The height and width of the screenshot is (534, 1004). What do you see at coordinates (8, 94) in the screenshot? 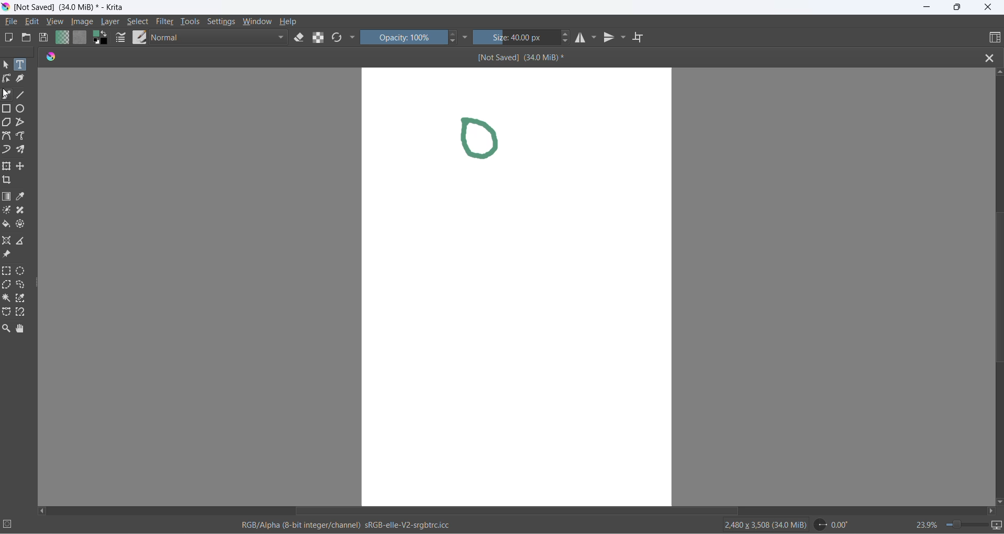
I see `freehand brush tool` at bounding box center [8, 94].